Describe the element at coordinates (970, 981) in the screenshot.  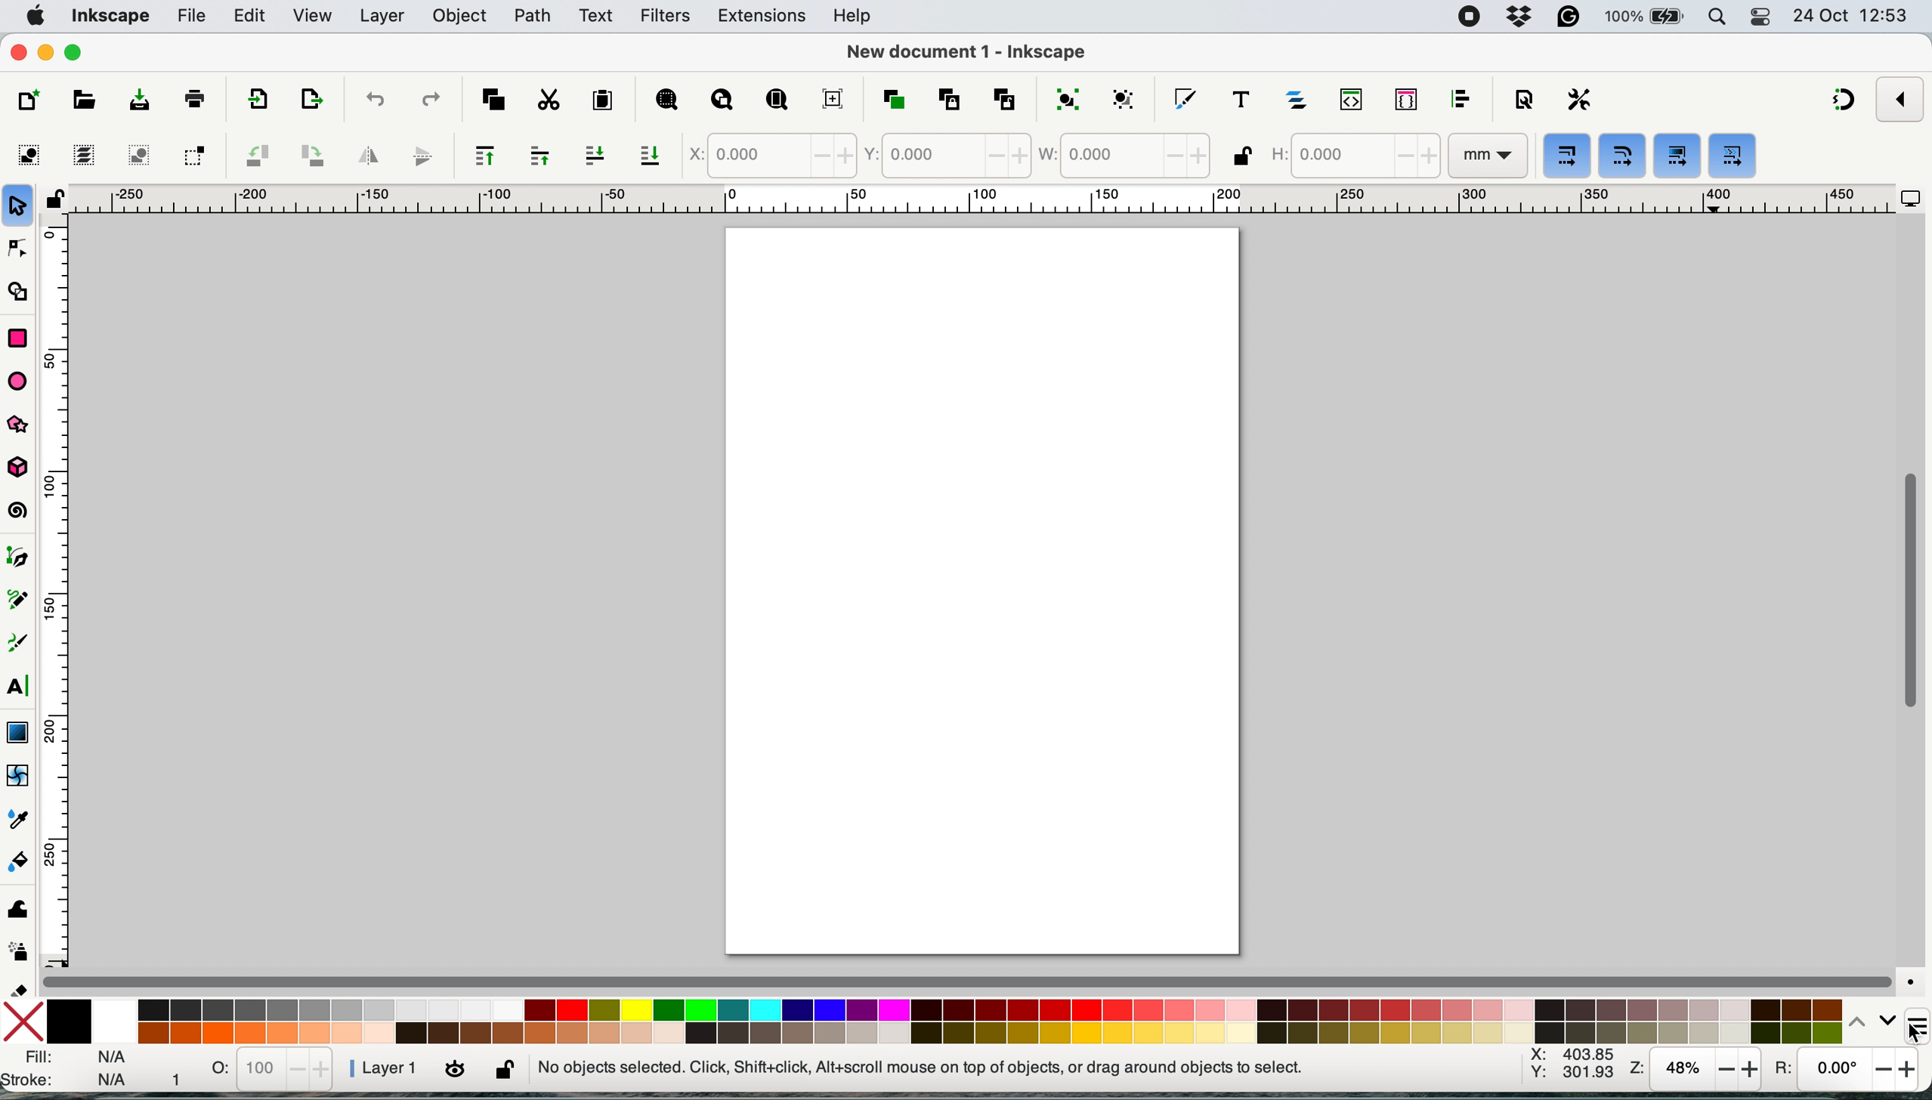
I see `horizontal scroll bar` at that location.